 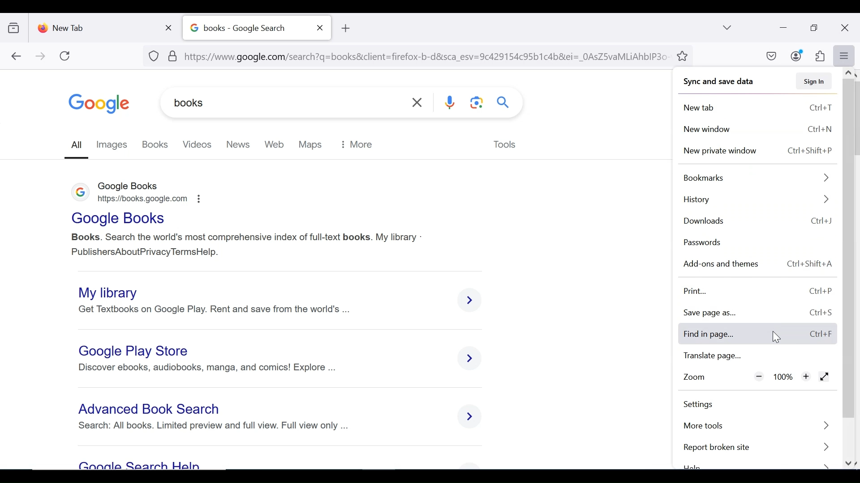 I want to click on https://books.google.com, so click(x=150, y=199).